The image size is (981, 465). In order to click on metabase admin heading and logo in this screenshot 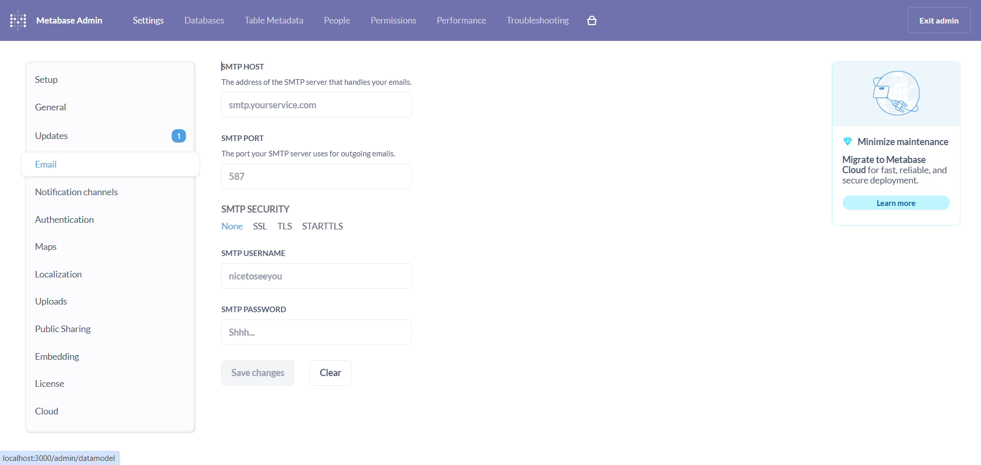, I will do `click(57, 20)`.